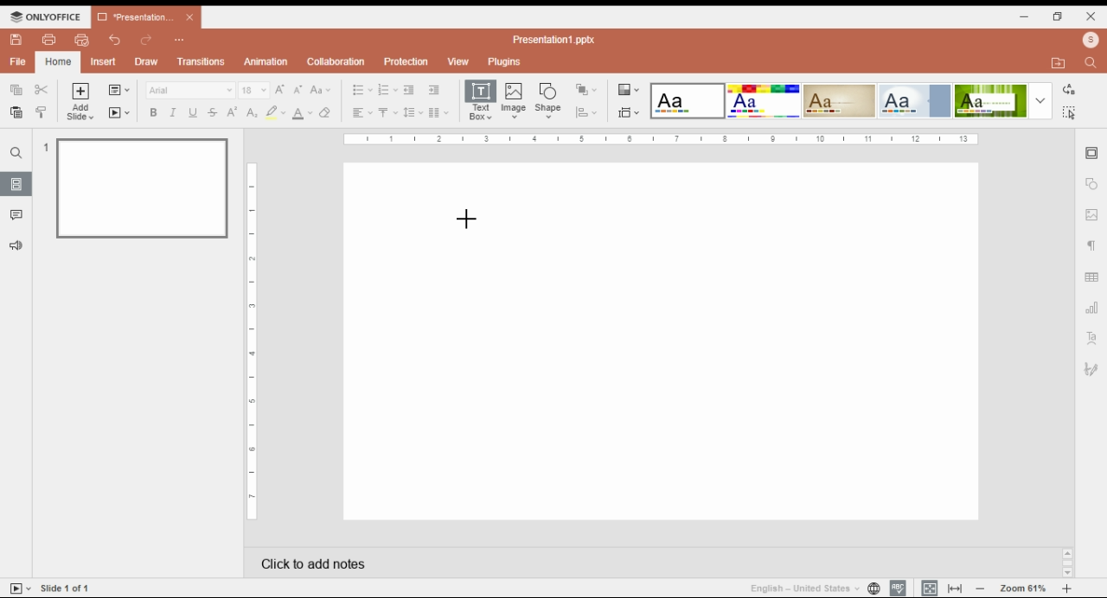 Image resolution: width=1107 pixels, height=598 pixels. What do you see at coordinates (414, 112) in the screenshot?
I see `line spacing` at bounding box center [414, 112].